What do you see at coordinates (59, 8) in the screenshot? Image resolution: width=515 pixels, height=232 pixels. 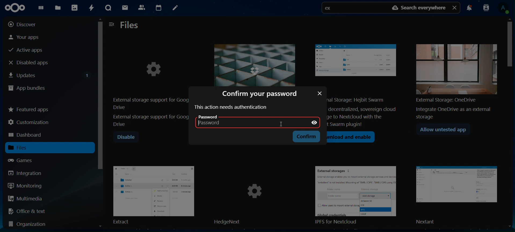 I see `files` at bounding box center [59, 8].